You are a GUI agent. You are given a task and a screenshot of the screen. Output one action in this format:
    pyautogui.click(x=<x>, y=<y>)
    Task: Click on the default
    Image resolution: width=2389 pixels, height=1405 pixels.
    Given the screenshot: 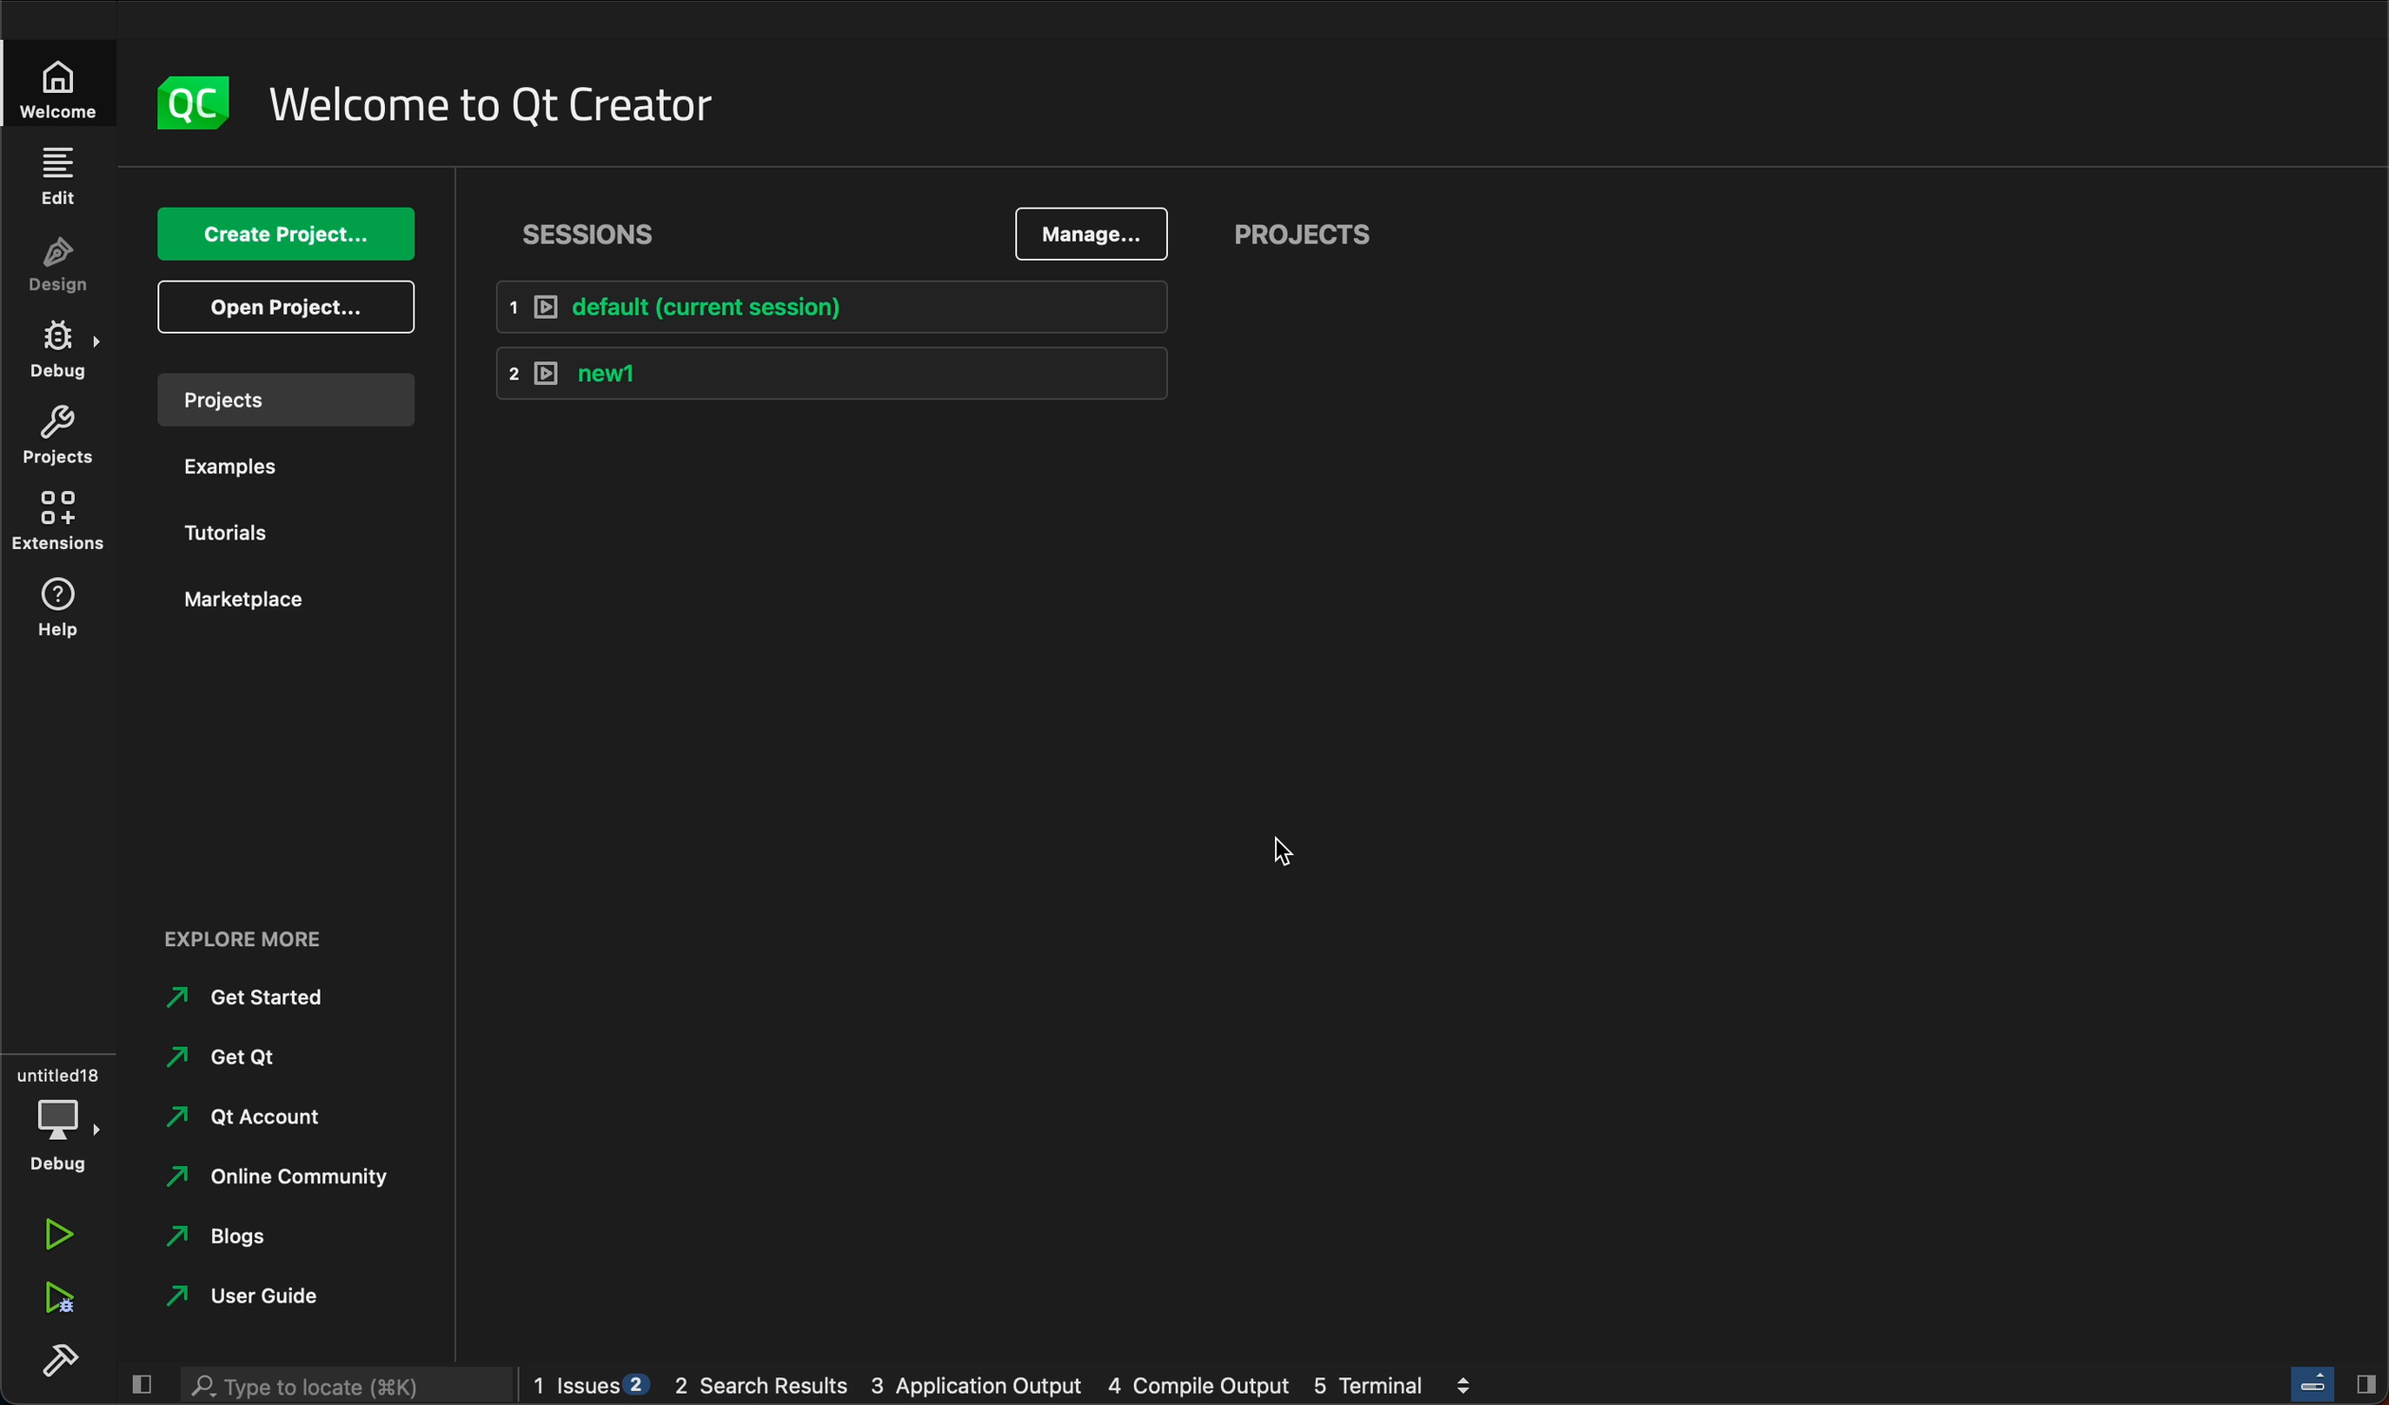 What is the action you would take?
    pyautogui.click(x=827, y=303)
    